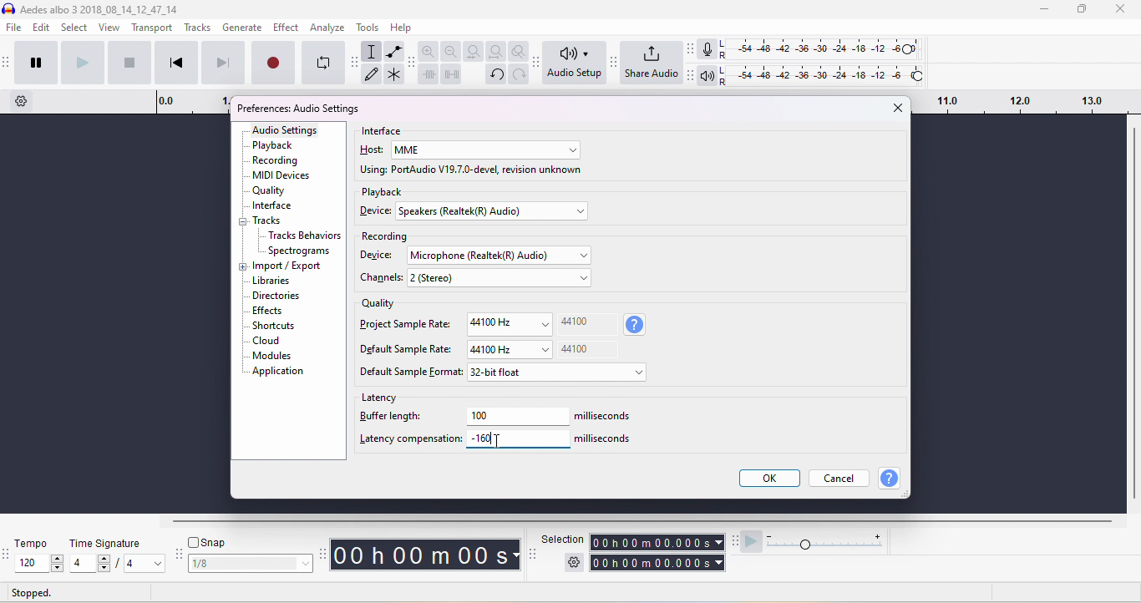  I want to click on play at speed/ play at speed once, so click(752, 543).